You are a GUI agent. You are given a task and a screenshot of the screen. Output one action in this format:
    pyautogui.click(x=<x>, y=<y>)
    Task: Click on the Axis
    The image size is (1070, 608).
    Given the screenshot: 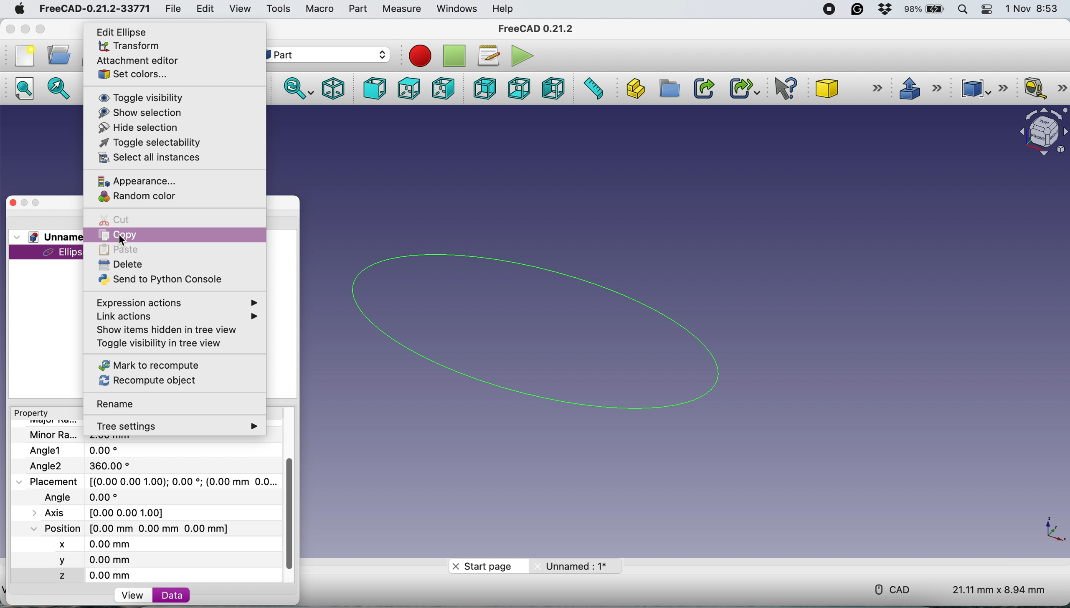 What is the action you would take?
    pyautogui.click(x=106, y=511)
    